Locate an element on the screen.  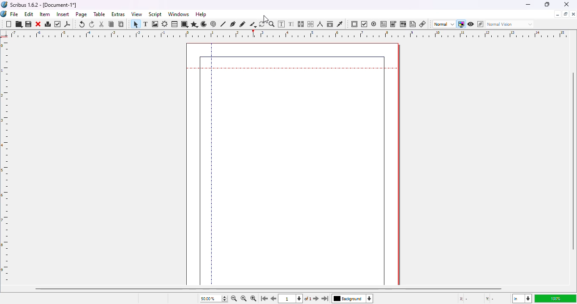
spiral is located at coordinates (213, 24).